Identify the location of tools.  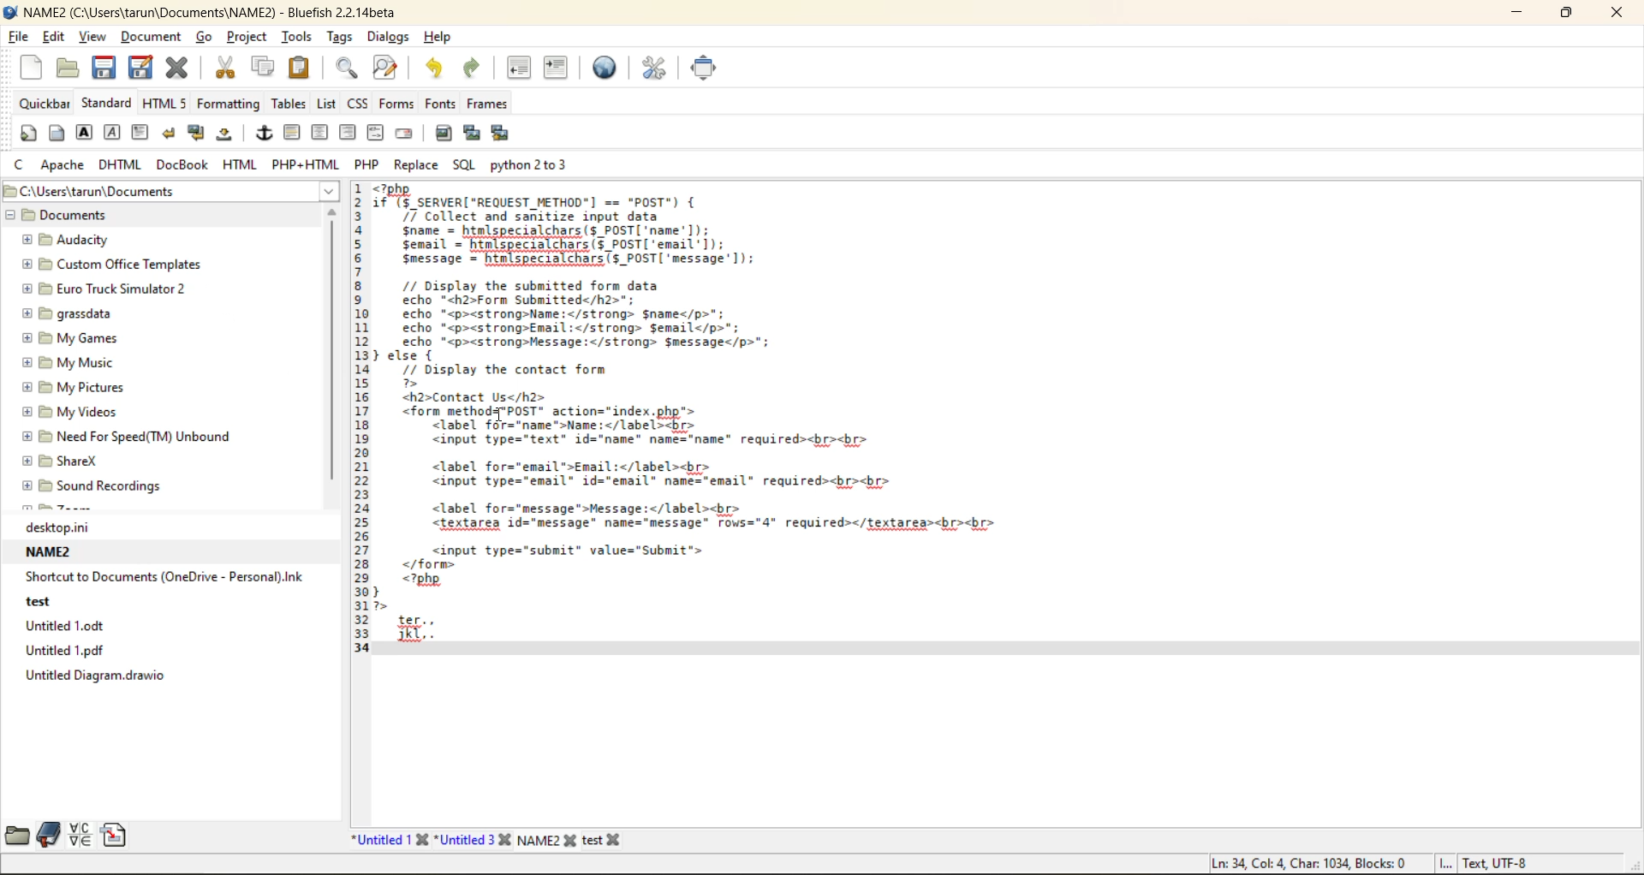
(301, 36).